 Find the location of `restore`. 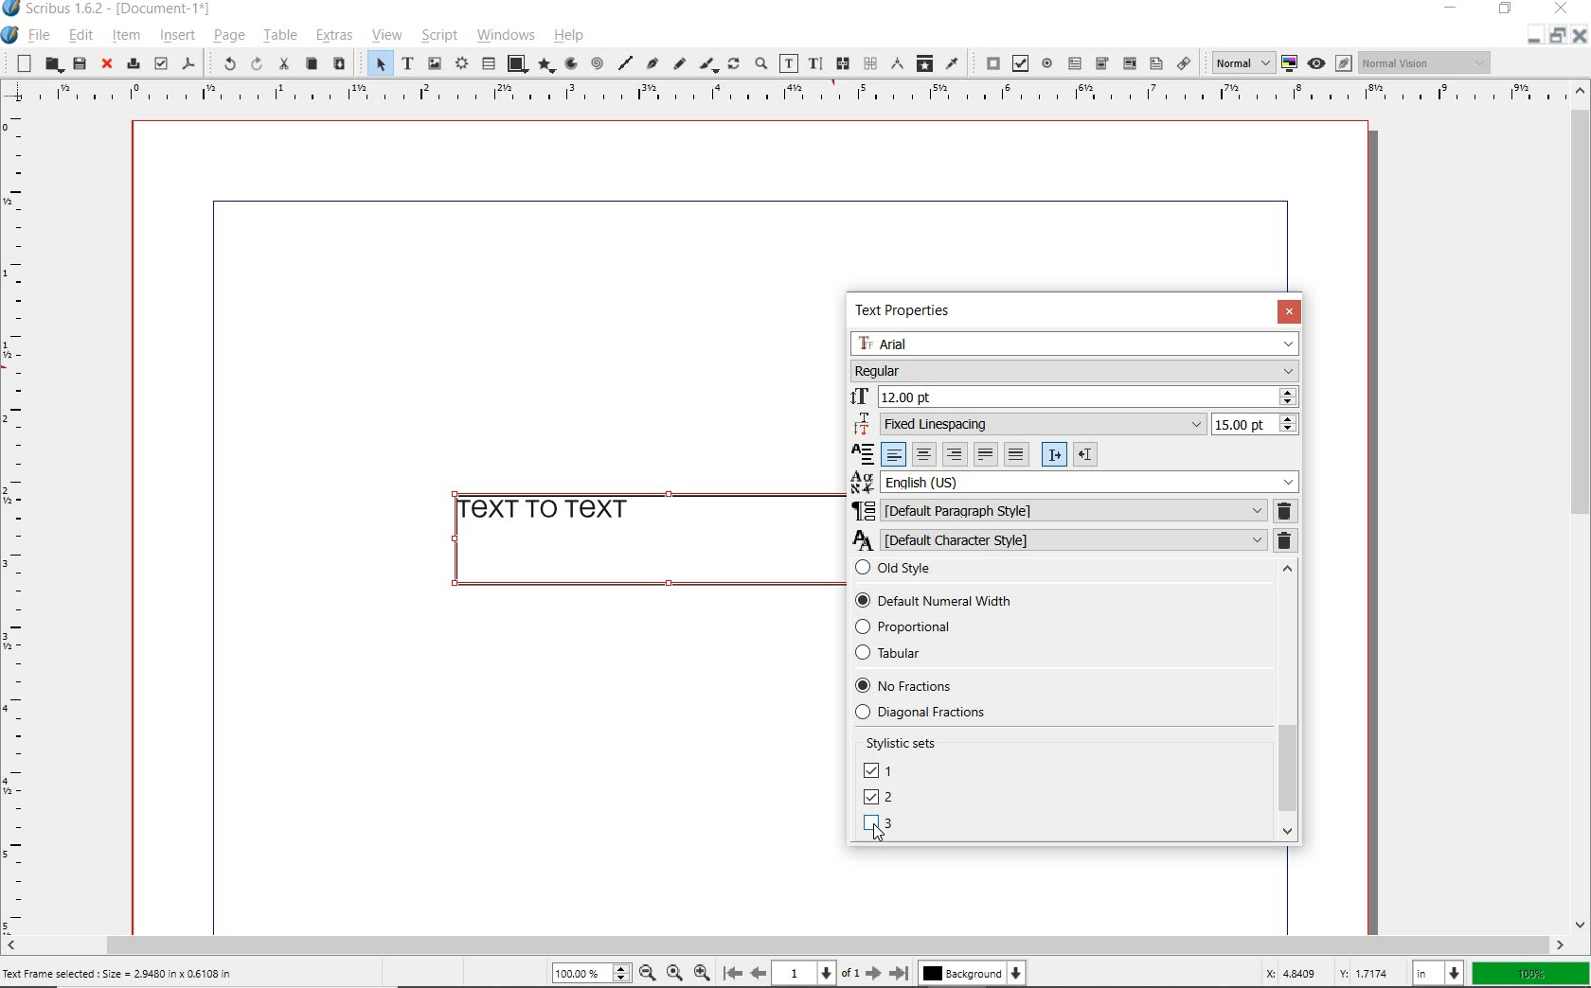

restore is located at coordinates (1508, 10).